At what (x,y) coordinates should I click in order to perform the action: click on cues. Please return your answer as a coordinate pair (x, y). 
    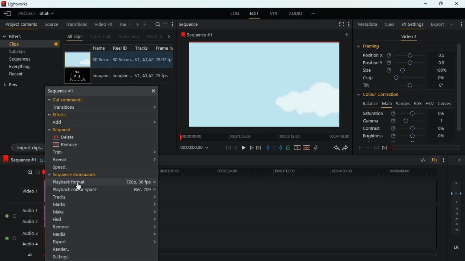
    Looking at the image, I should click on (387, 24).